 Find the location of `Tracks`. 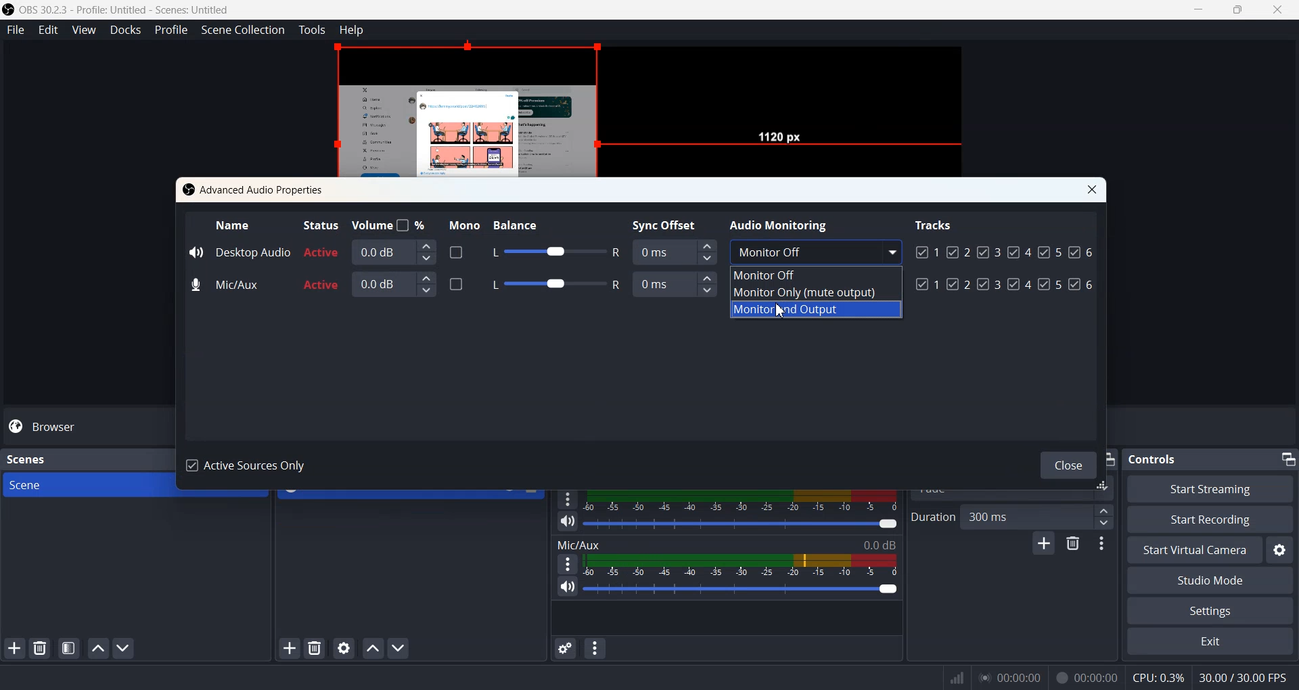

Tracks is located at coordinates (935, 224).